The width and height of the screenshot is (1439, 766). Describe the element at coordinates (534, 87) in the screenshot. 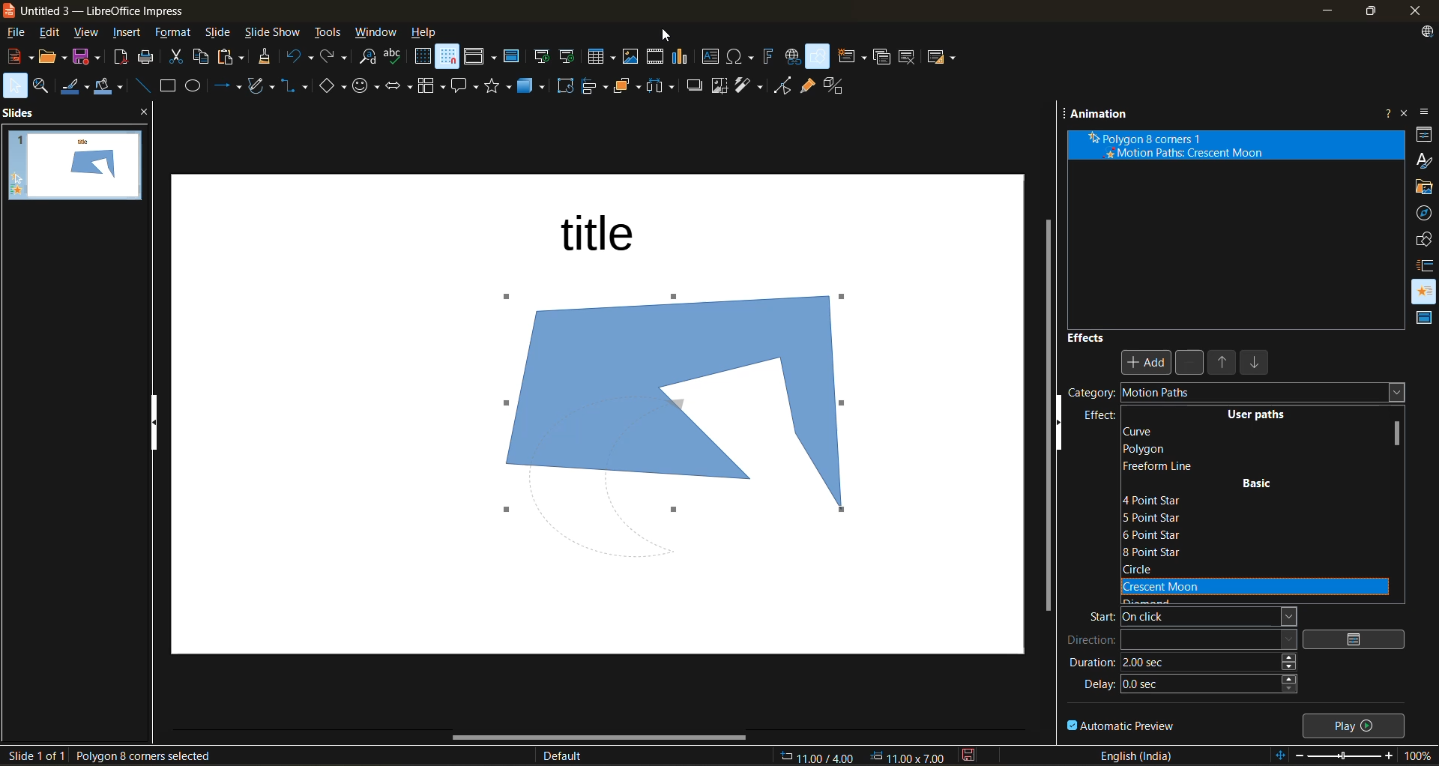

I see `3d objects` at that location.